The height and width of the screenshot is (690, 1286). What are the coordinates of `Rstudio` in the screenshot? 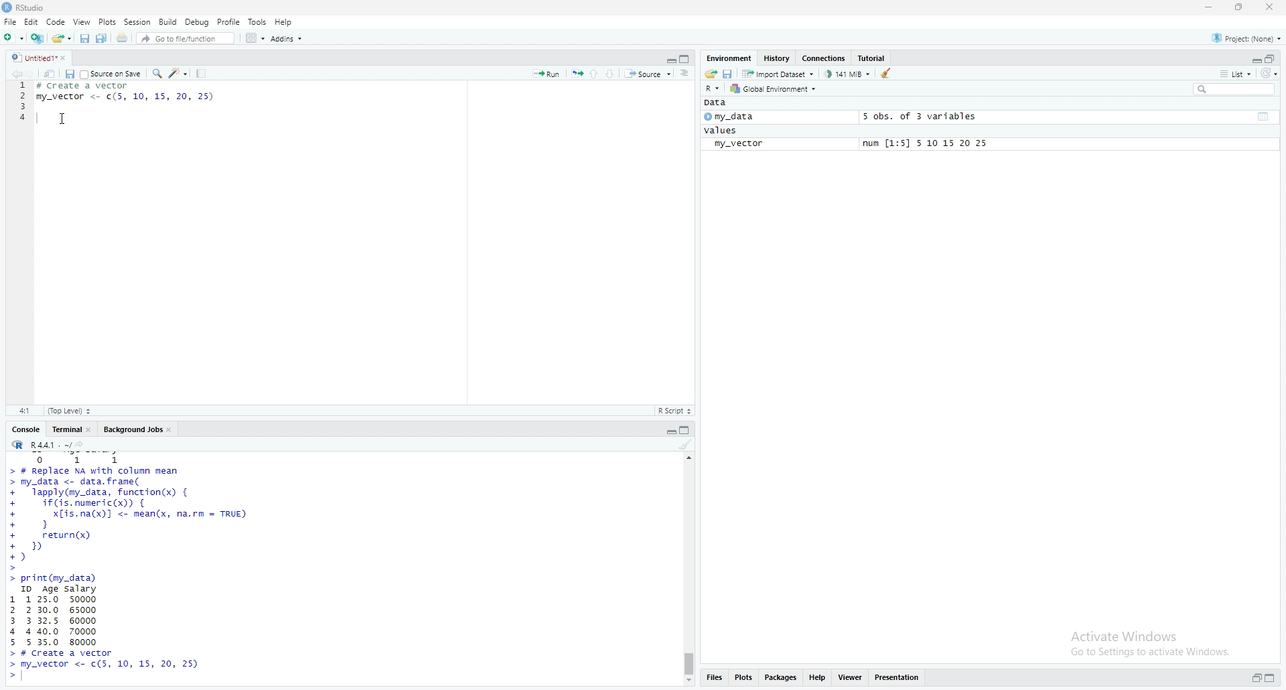 It's located at (26, 7).